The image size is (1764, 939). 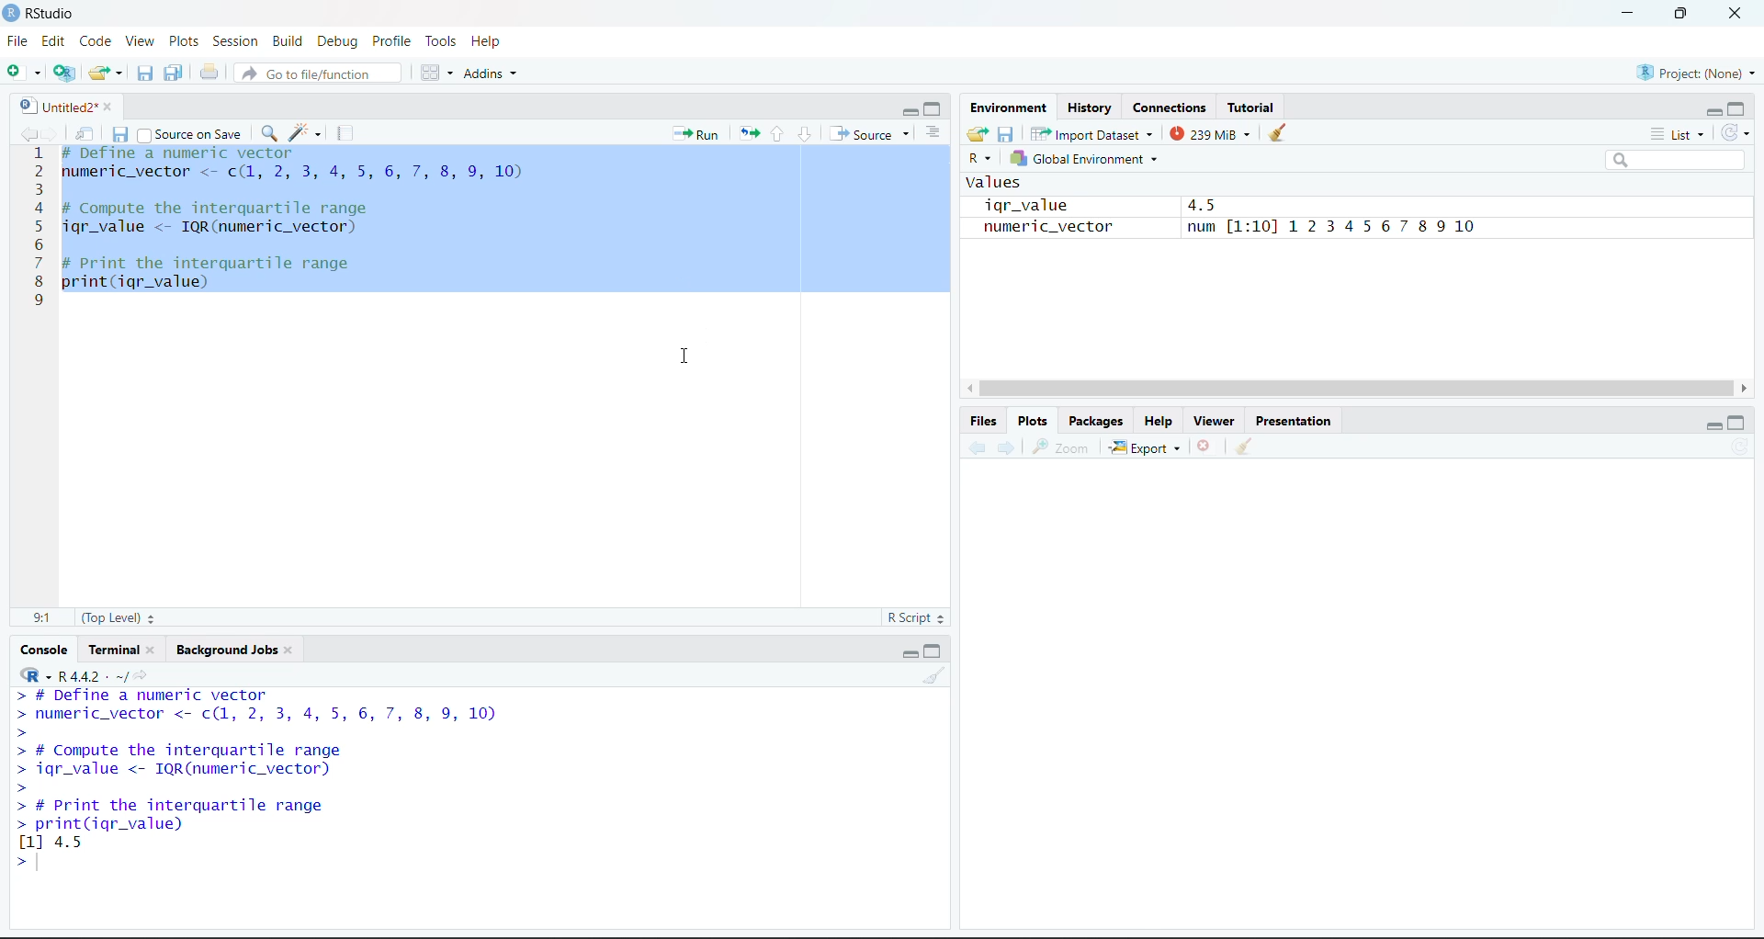 What do you see at coordinates (432, 71) in the screenshot?
I see `Workspace panes` at bounding box center [432, 71].